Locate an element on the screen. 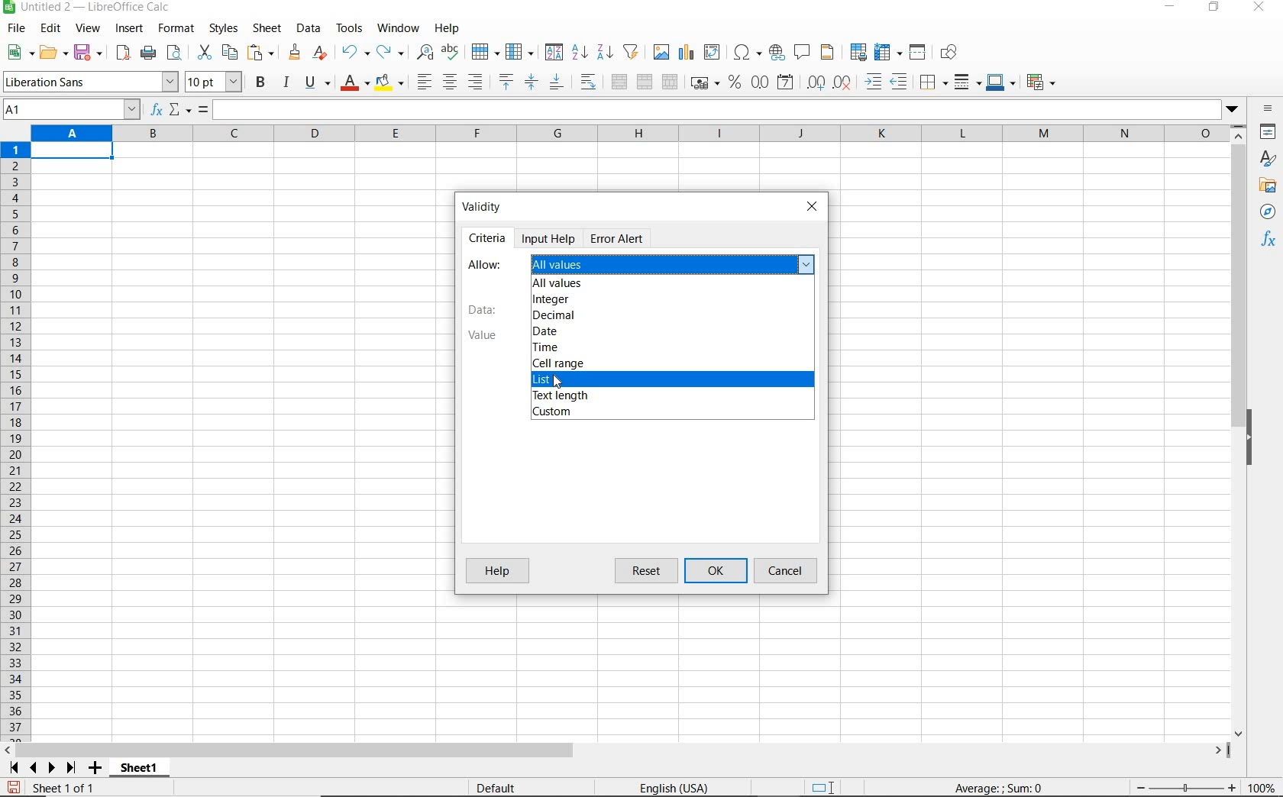 Image resolution: width=1283 pixels, height=797 pixels. help is located at coordinates (497, 570).